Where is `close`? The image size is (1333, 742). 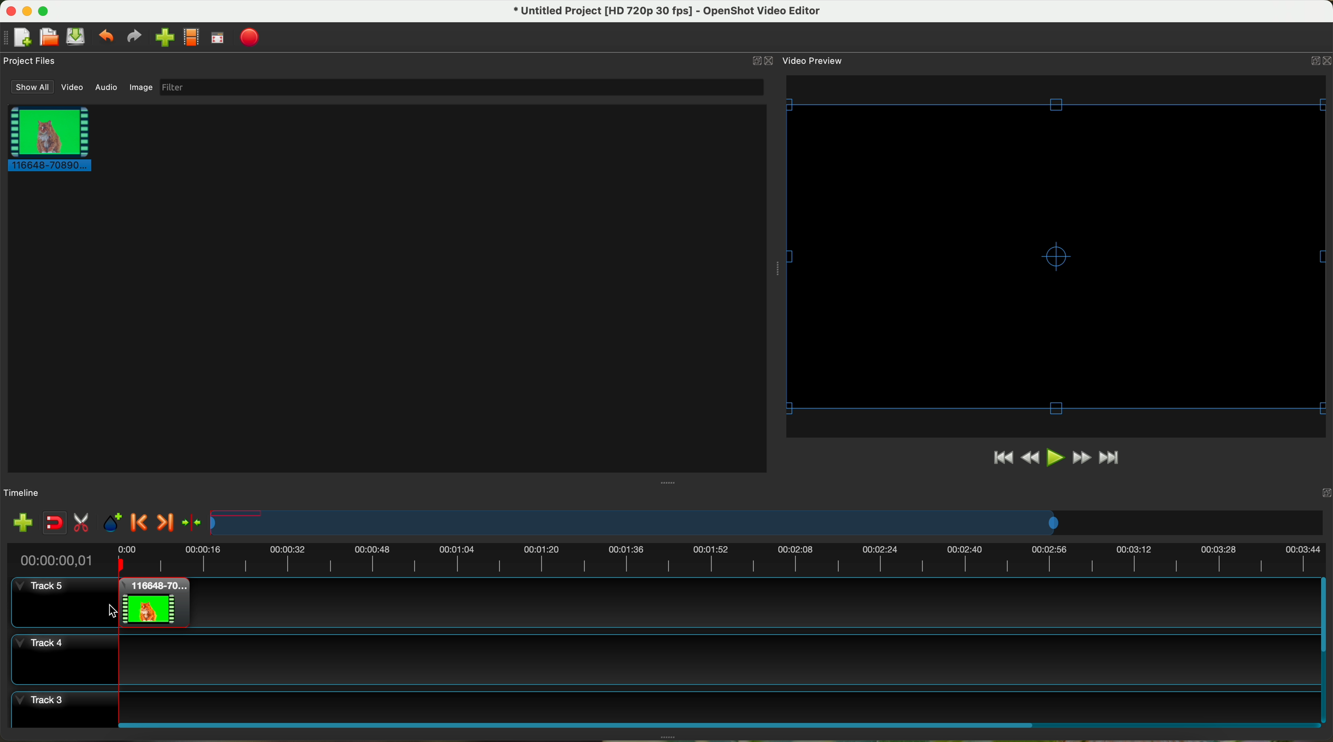 close is located at coordinates (764, 61).